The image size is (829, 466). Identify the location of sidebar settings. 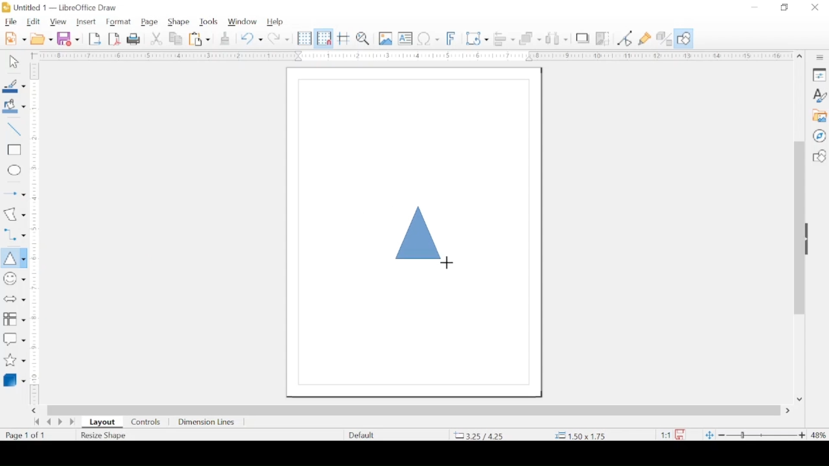
(821, 58).